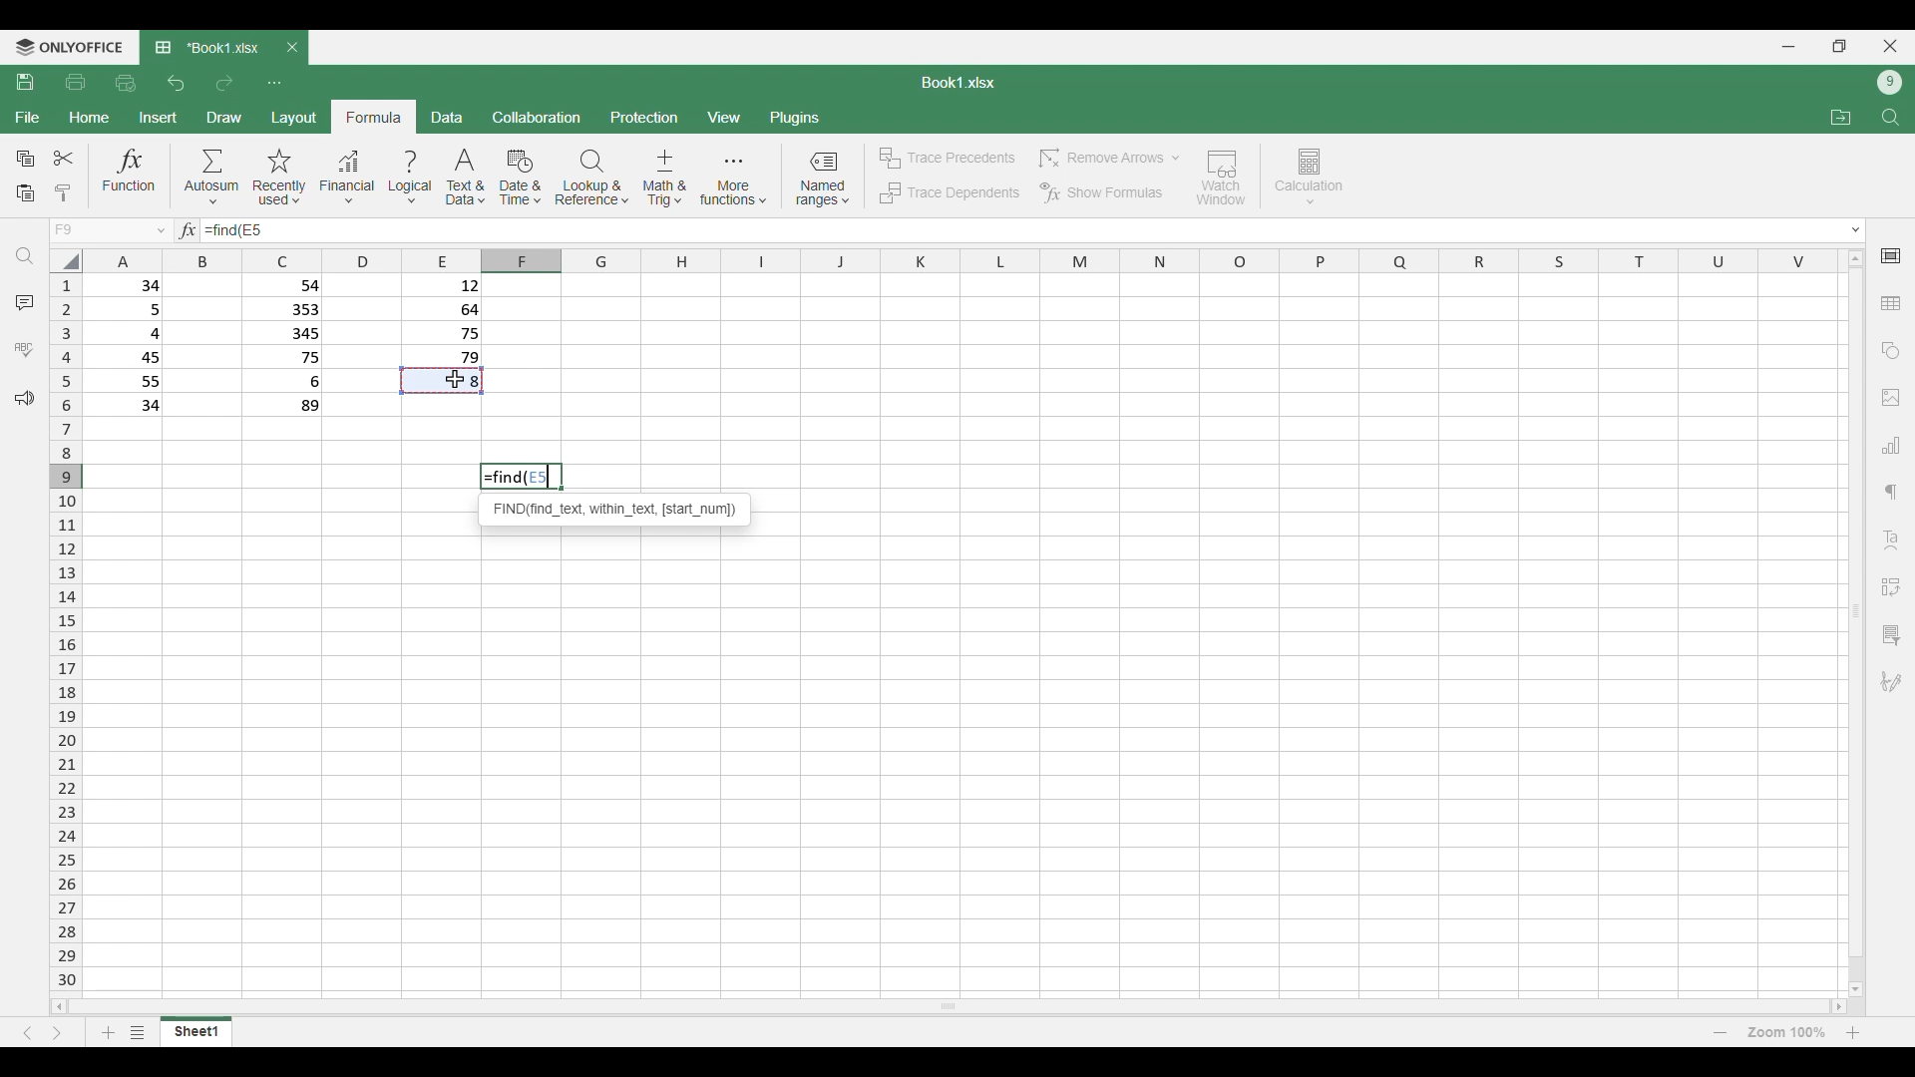  Describe the element at coordinates (1891, 46) in the screenshot. I see `Close interface` at that location.